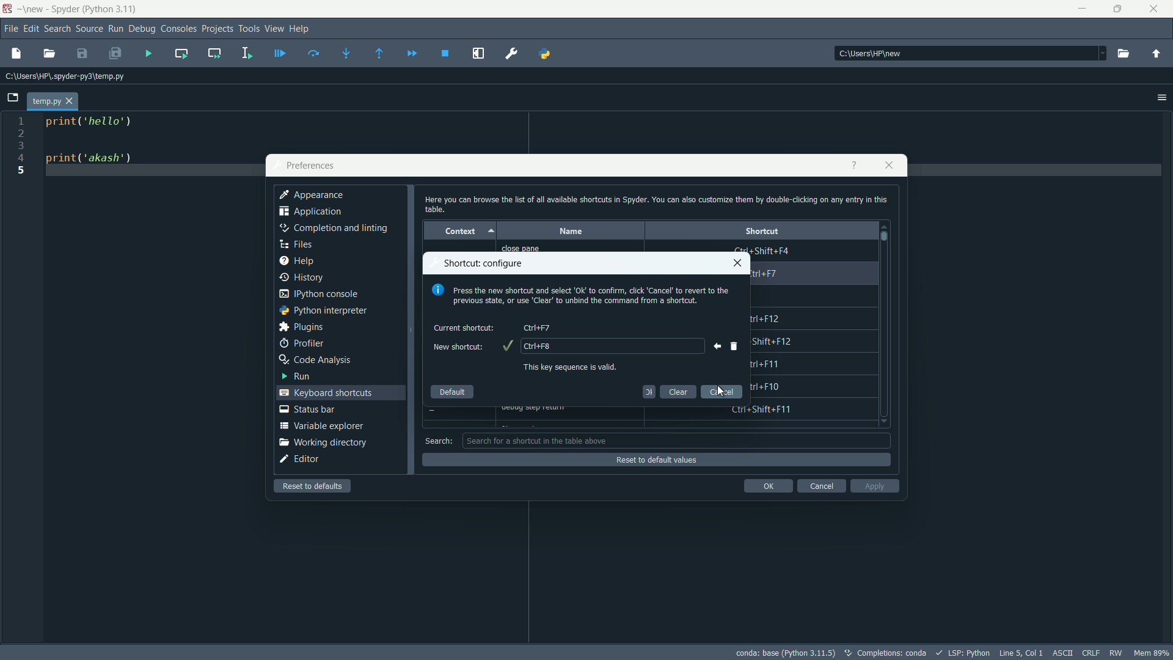 The image size is (1173, 660). Describe the element at coordinates (307, 409) in the screenshot. I see `status bar` at that location.